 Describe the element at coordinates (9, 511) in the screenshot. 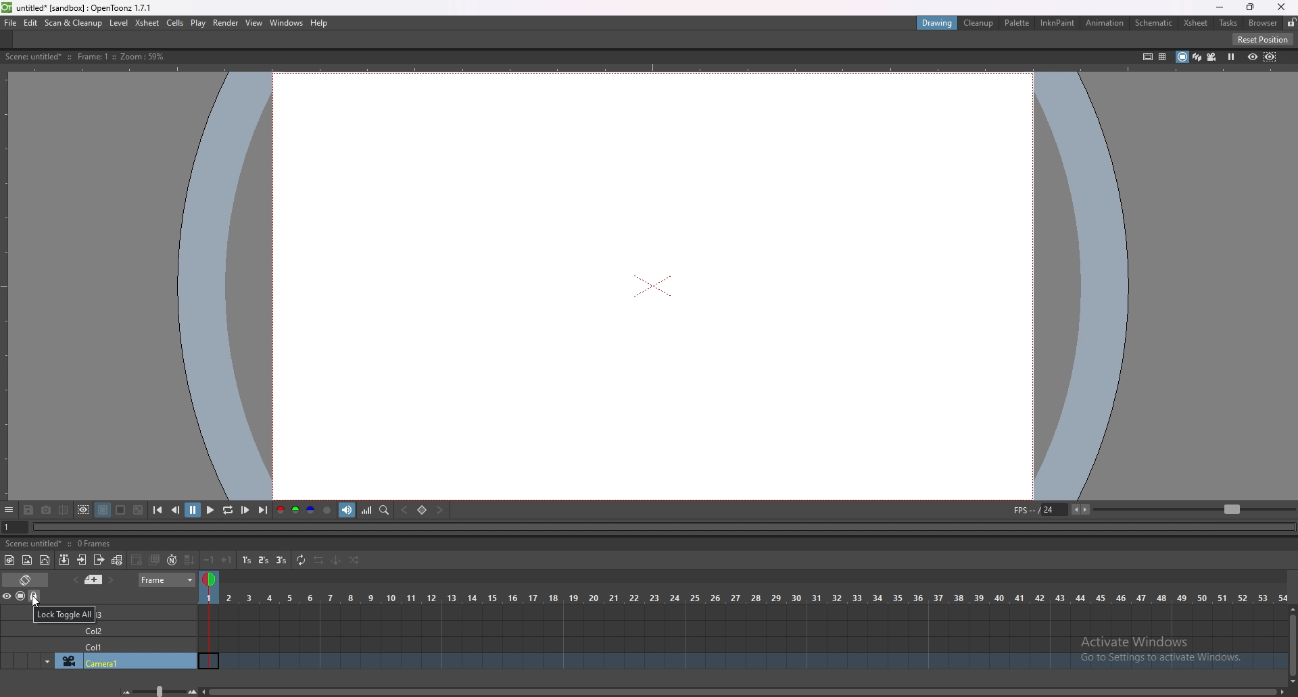

I see `hide bar` at that location.